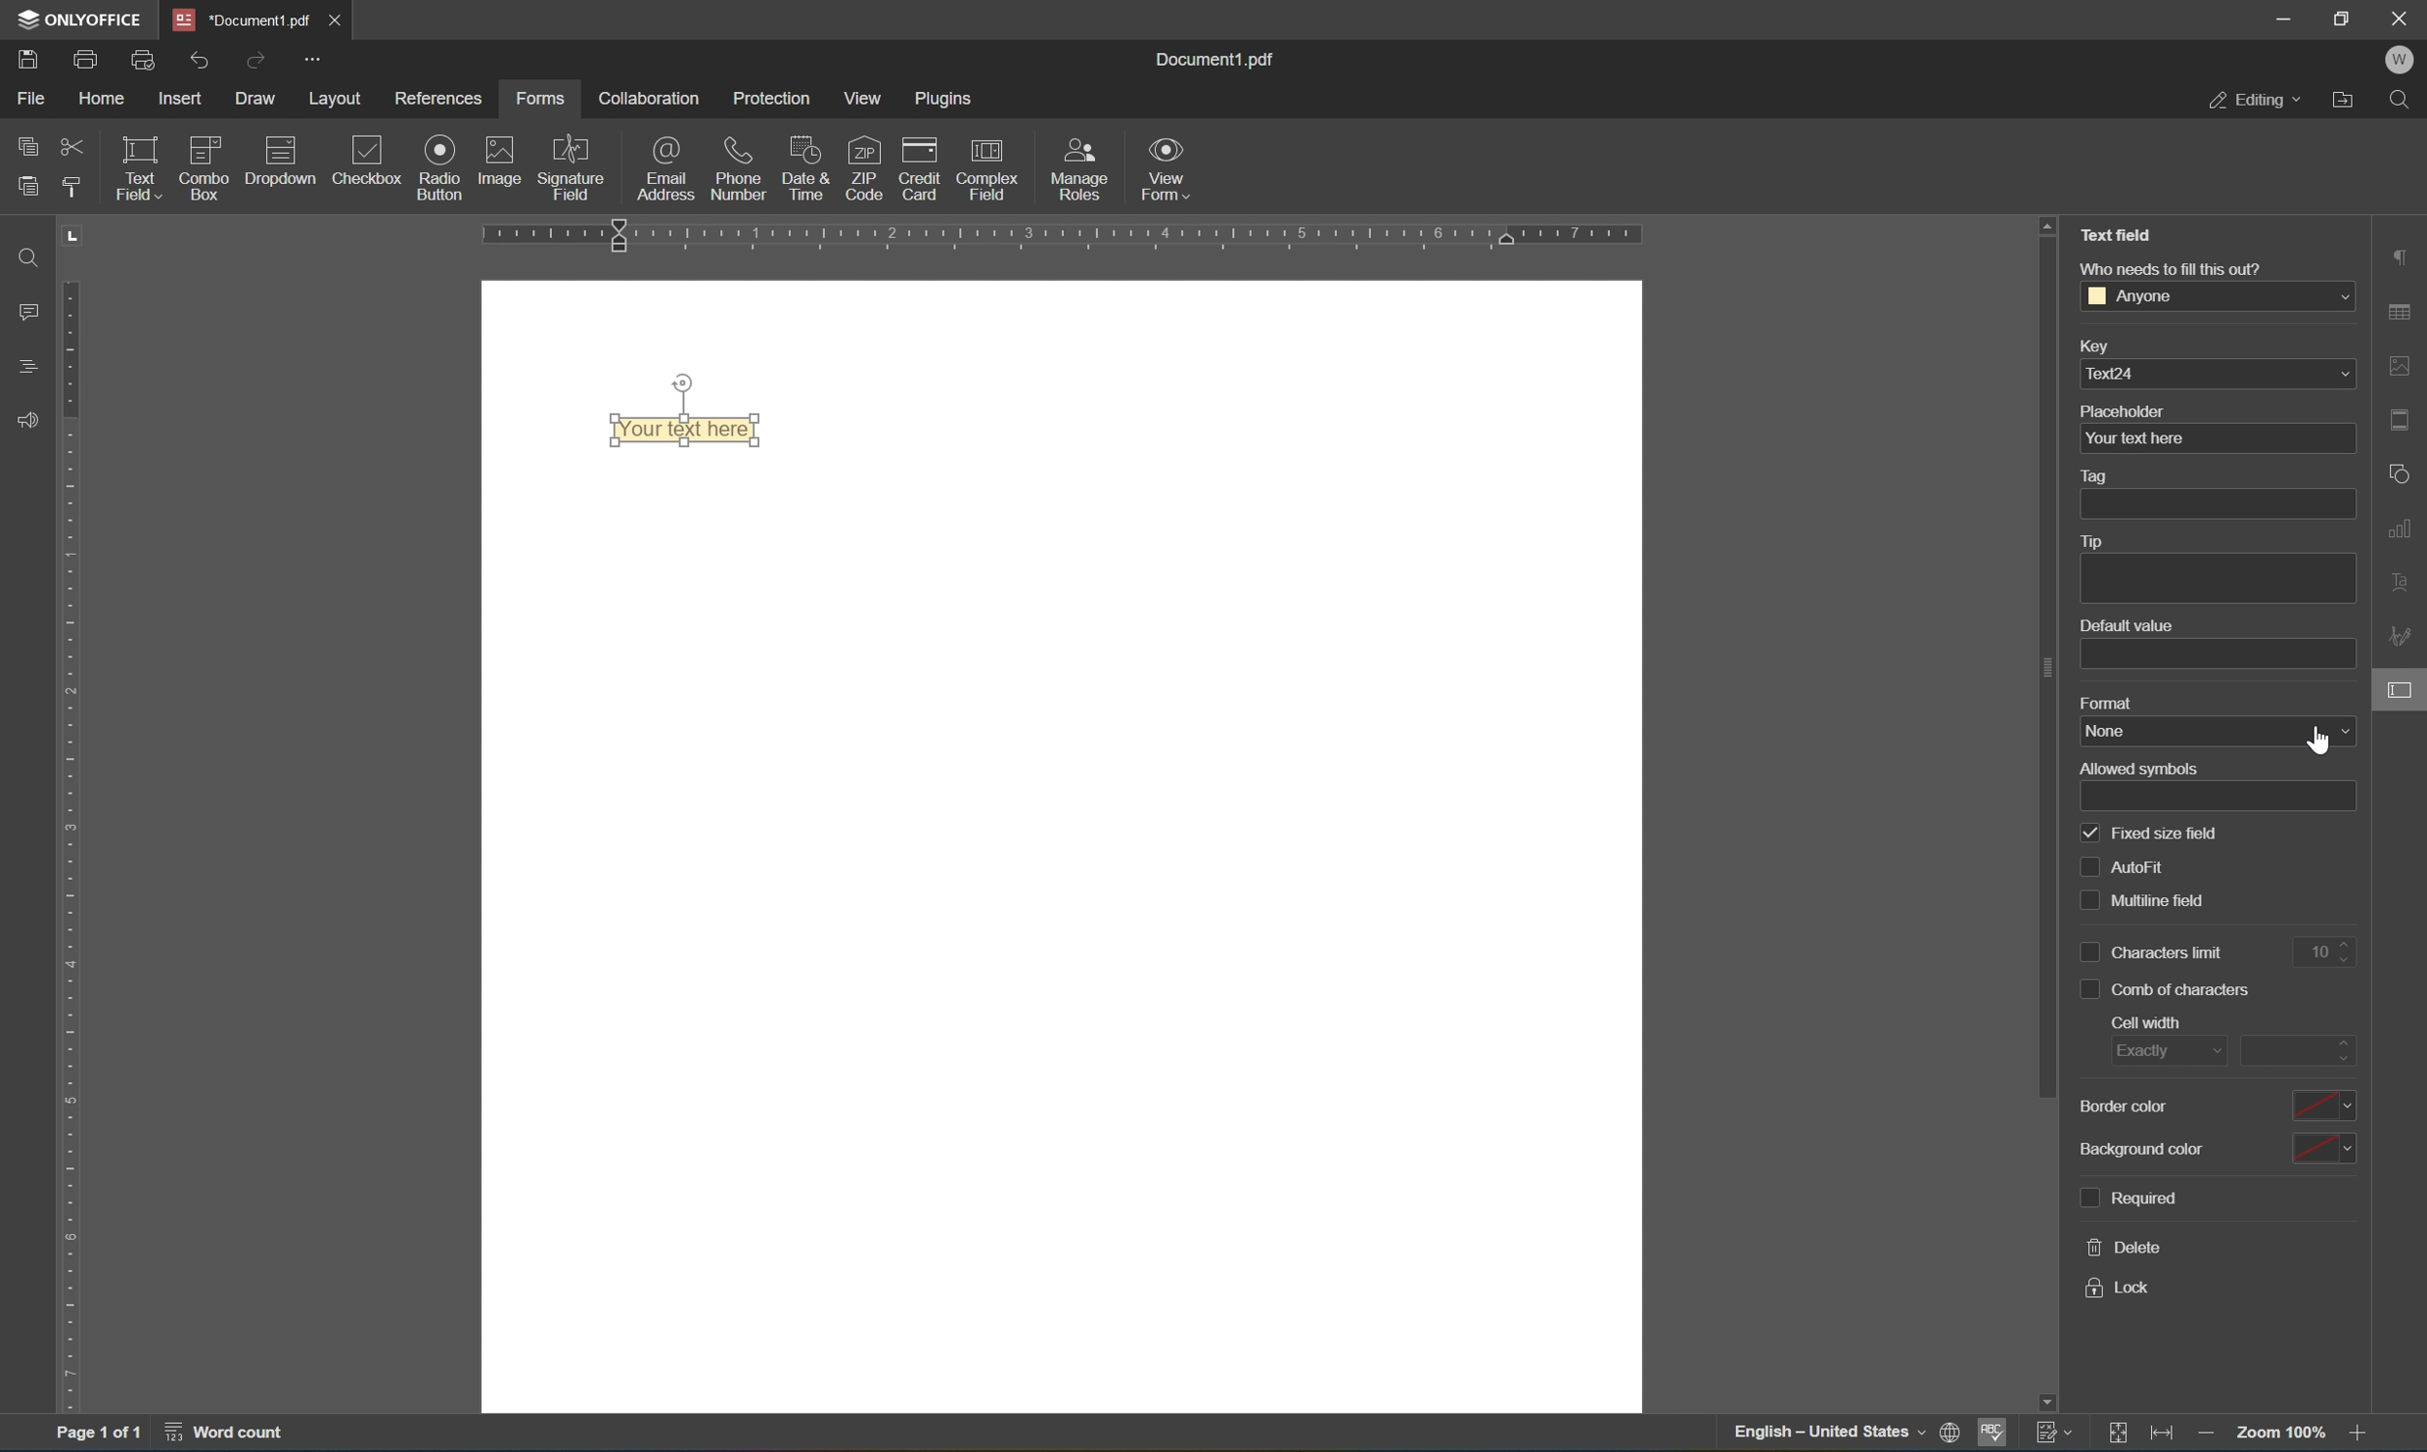  Describe the element at coordinates (2108, 704) in the screenshot. I see `format` at that location.